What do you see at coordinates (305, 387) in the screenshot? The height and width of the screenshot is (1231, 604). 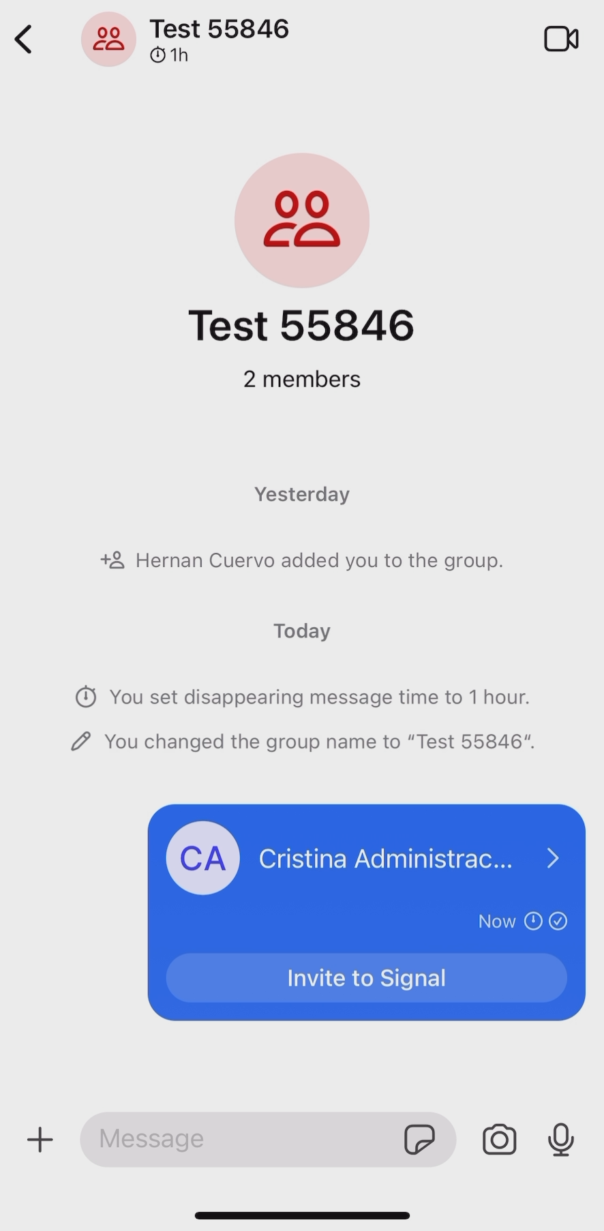 I see `2 members` at bounding box center [305, 387].